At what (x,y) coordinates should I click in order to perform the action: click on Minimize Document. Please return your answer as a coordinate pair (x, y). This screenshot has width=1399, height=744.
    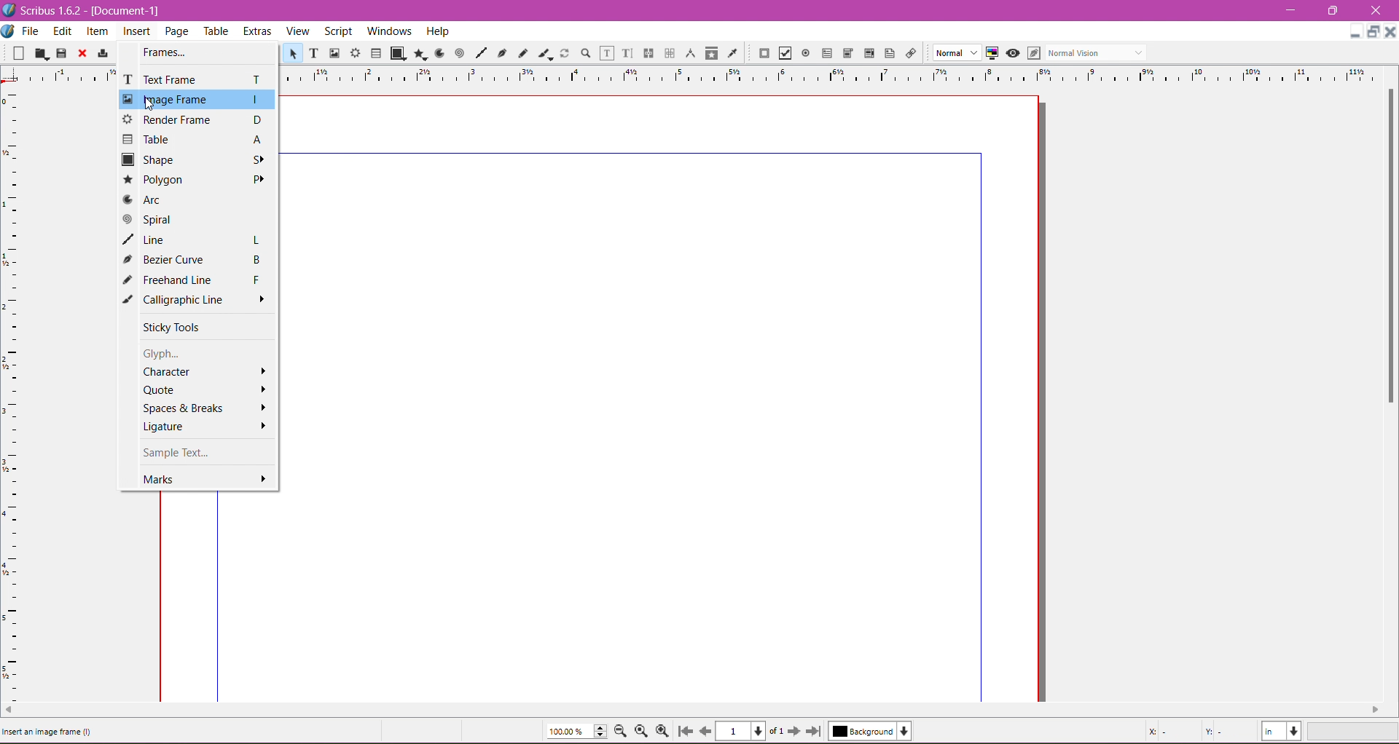
    Looking at the image, I should click on (1355, 31).